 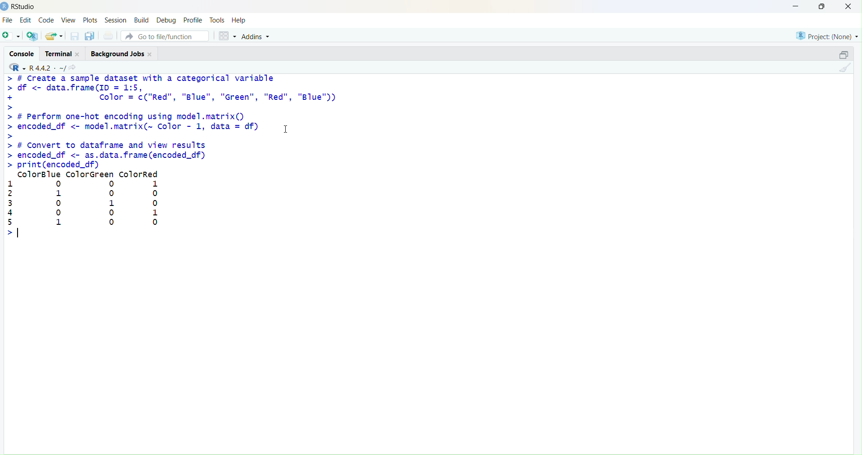 I want to click on help, so click(x=239, y=20).